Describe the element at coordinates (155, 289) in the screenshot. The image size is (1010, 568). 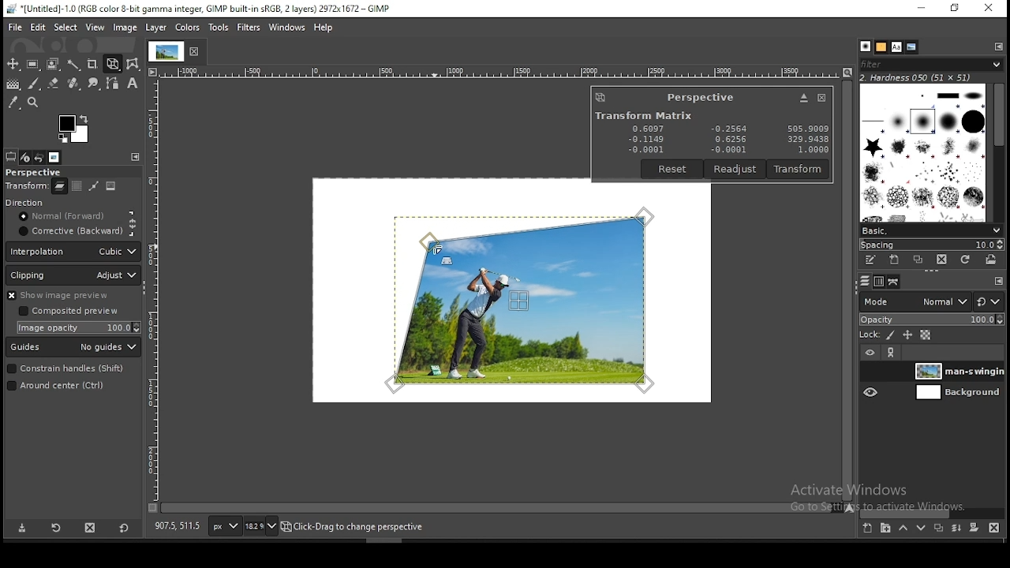
I see `vertical scale` at that location.